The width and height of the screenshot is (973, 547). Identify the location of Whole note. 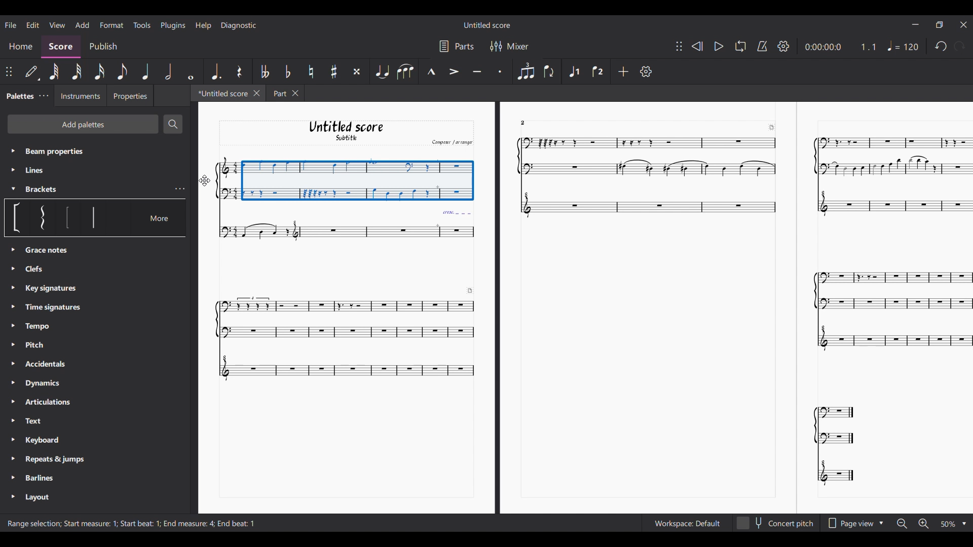
(190, 71).